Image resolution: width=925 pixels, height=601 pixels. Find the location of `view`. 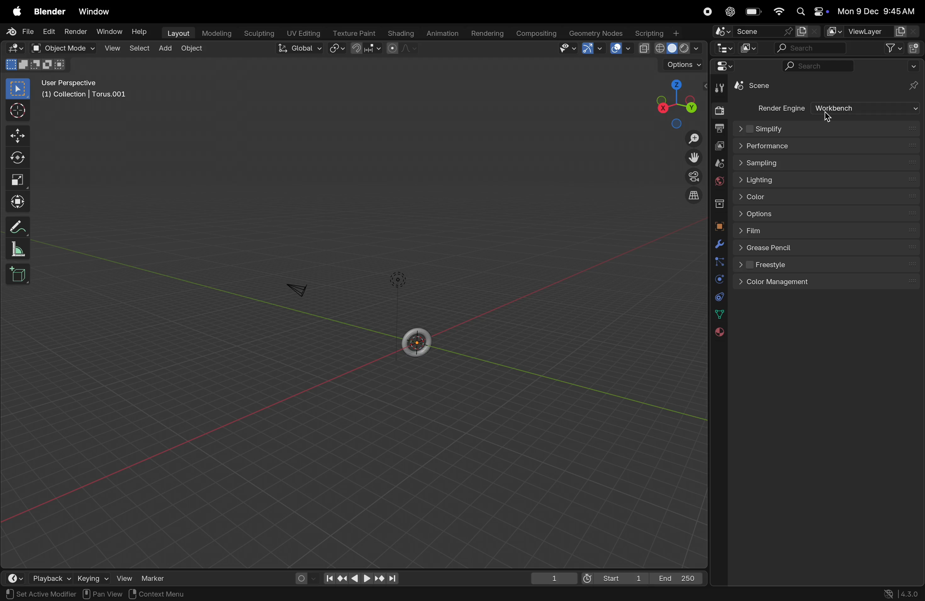

view is located at coordinates (112, 49).